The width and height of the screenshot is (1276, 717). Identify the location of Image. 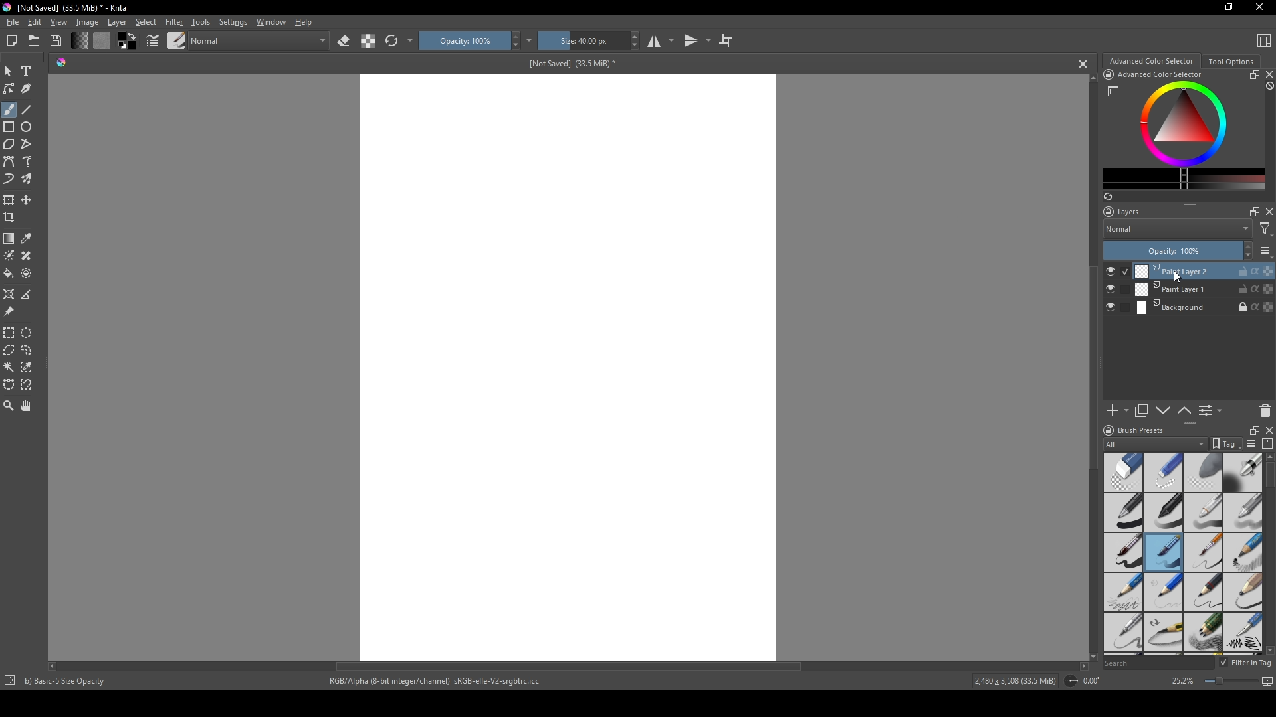
(87, 22).